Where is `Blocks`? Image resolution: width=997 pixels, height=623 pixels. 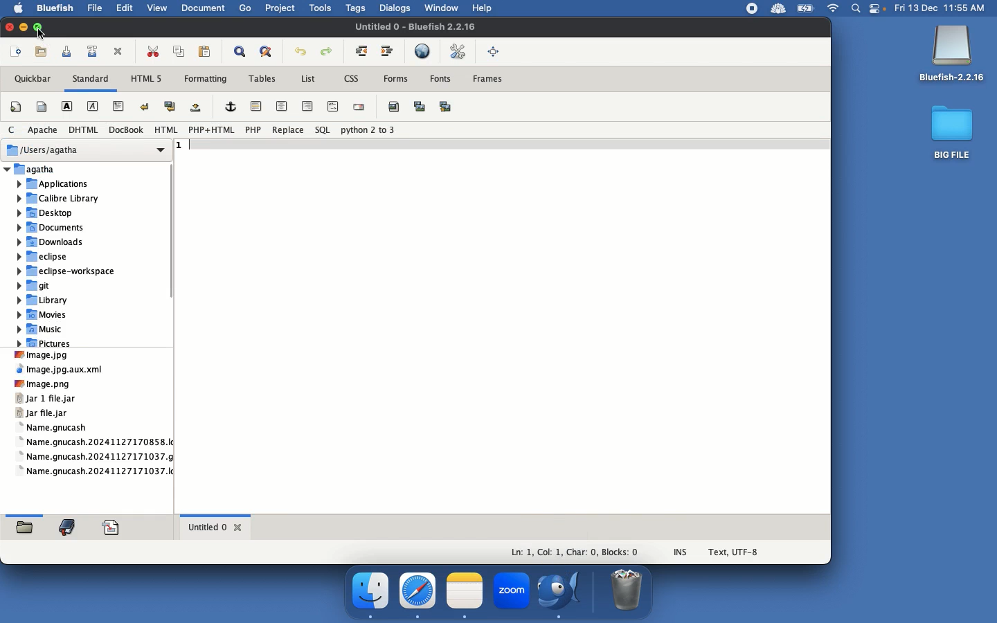
Blocks is located at coordinates (623, 552).